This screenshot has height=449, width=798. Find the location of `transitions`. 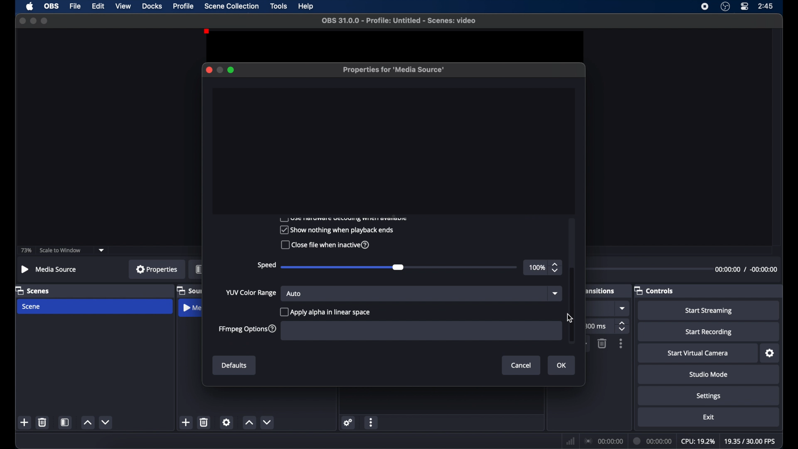

transitions is located at coordinates (600, 291).